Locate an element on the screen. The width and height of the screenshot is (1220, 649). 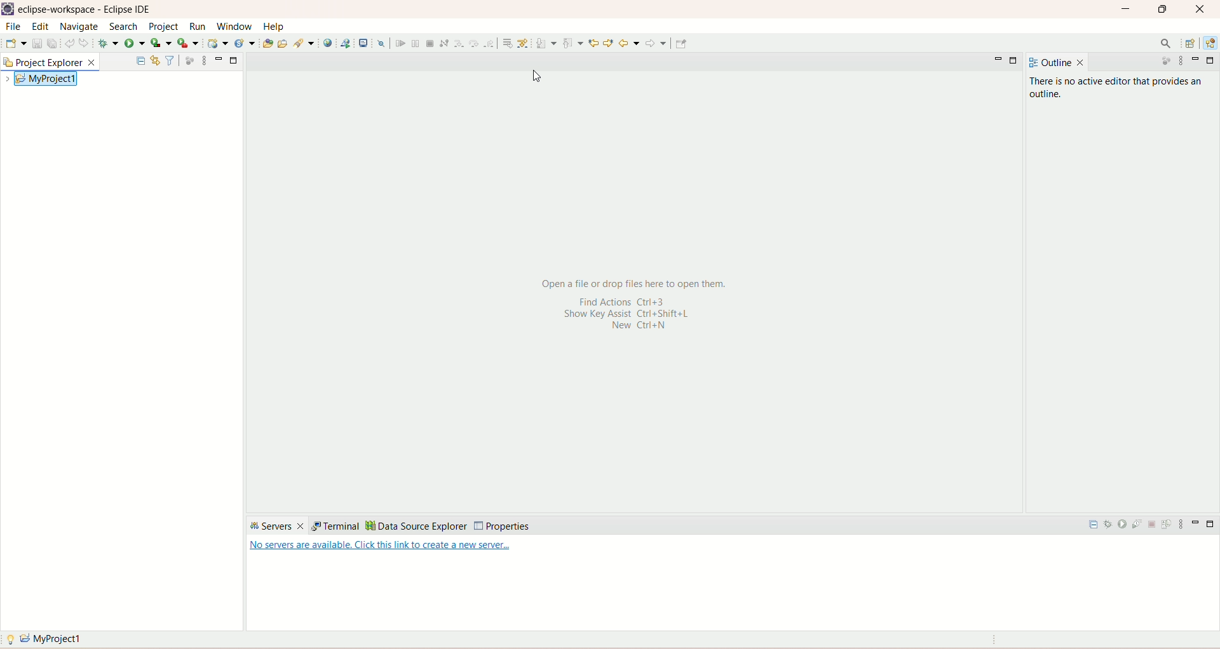
java EE is located at coordinates (1211, 43).